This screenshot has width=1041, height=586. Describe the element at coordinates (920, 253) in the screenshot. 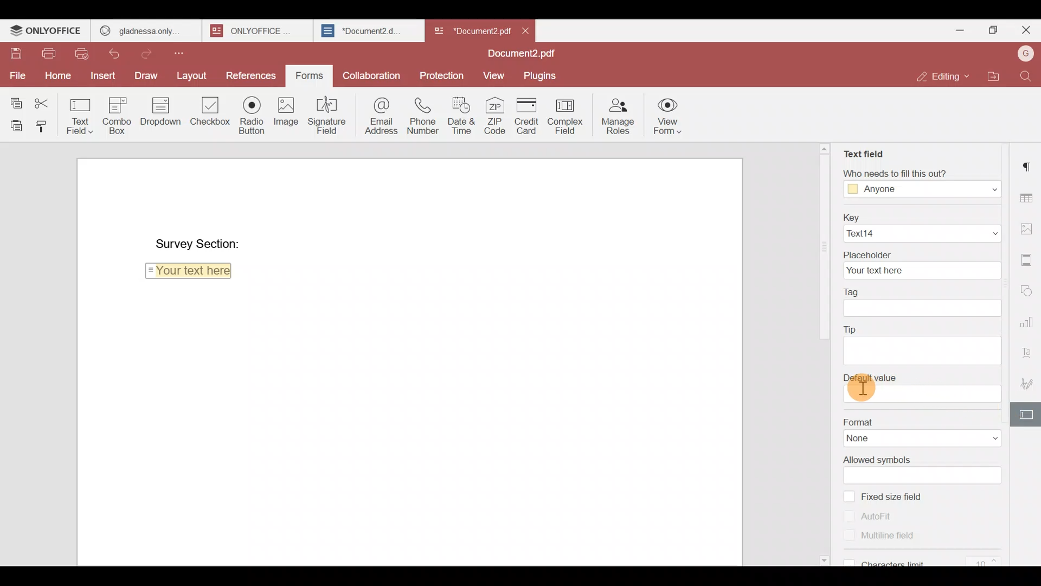

I see `Placeholder` at that location.